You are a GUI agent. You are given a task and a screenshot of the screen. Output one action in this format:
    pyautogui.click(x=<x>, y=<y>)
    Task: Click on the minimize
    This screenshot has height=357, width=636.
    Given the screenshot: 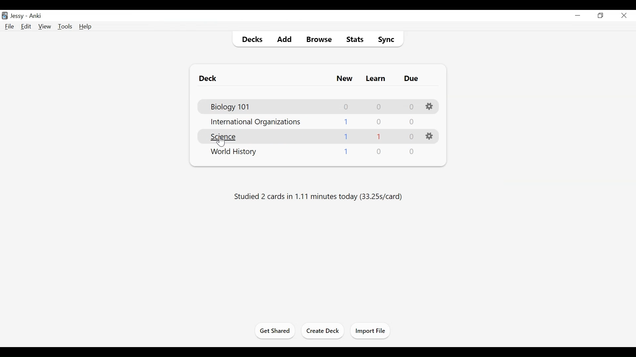 What is the action you would take?
    pyautogui.click(x=578, y=16)
    